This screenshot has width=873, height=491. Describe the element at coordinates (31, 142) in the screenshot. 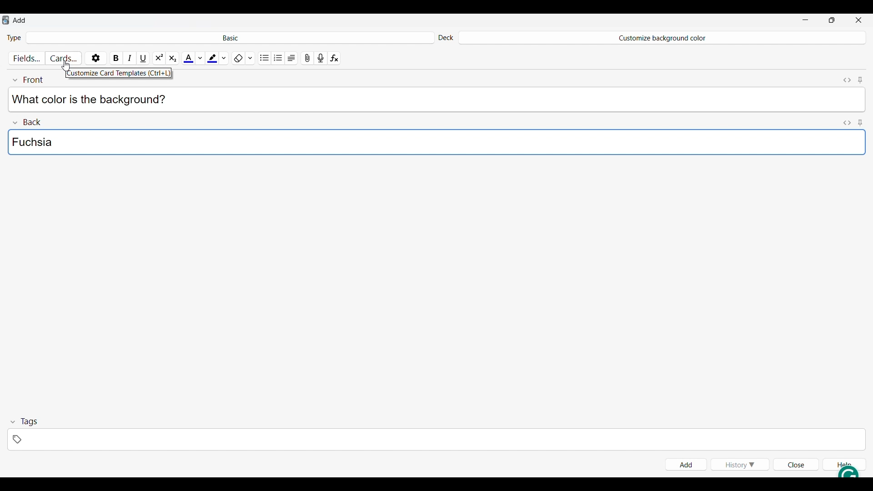

I see `Text color typed in` at that location.